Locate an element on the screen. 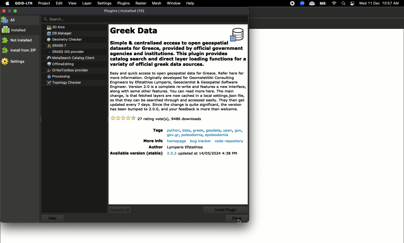 This screenshot has height=243, width=404. Extension is located at coordinates (303, 4).